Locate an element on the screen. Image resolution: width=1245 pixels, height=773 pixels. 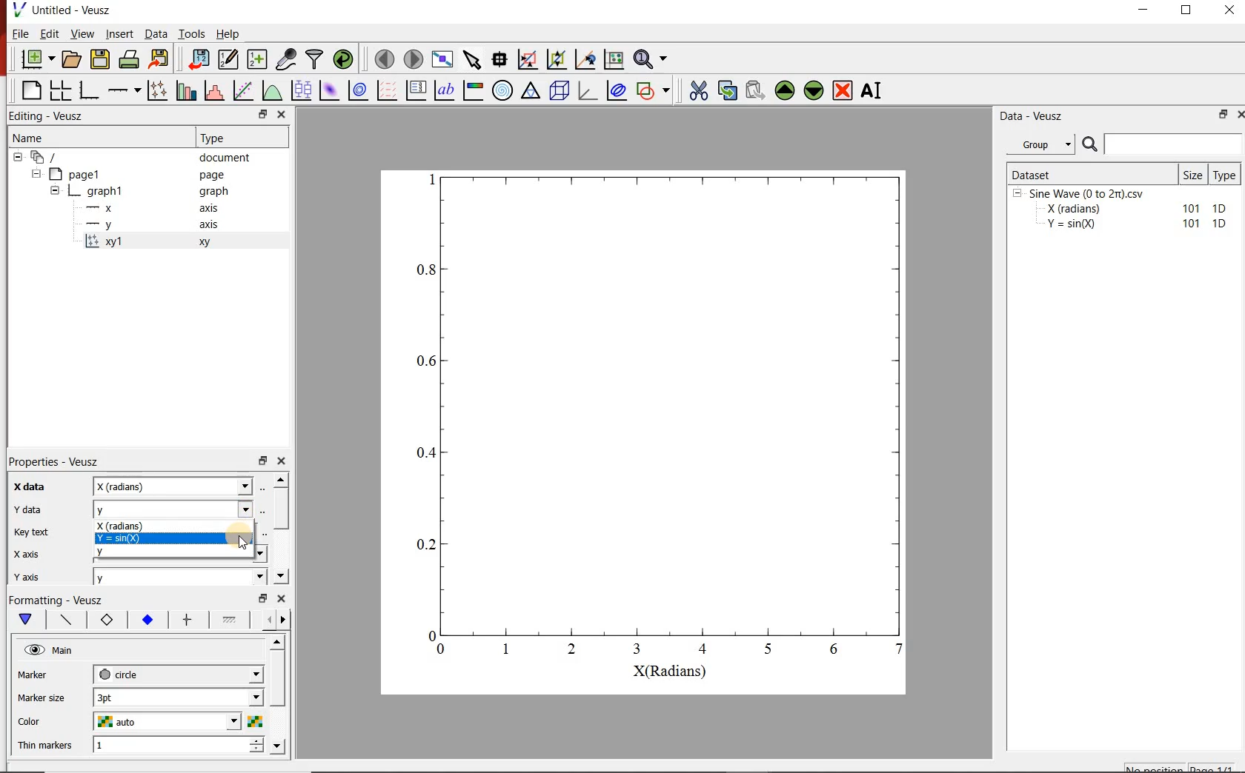
plot box plots is located at coordinates (302, 91).